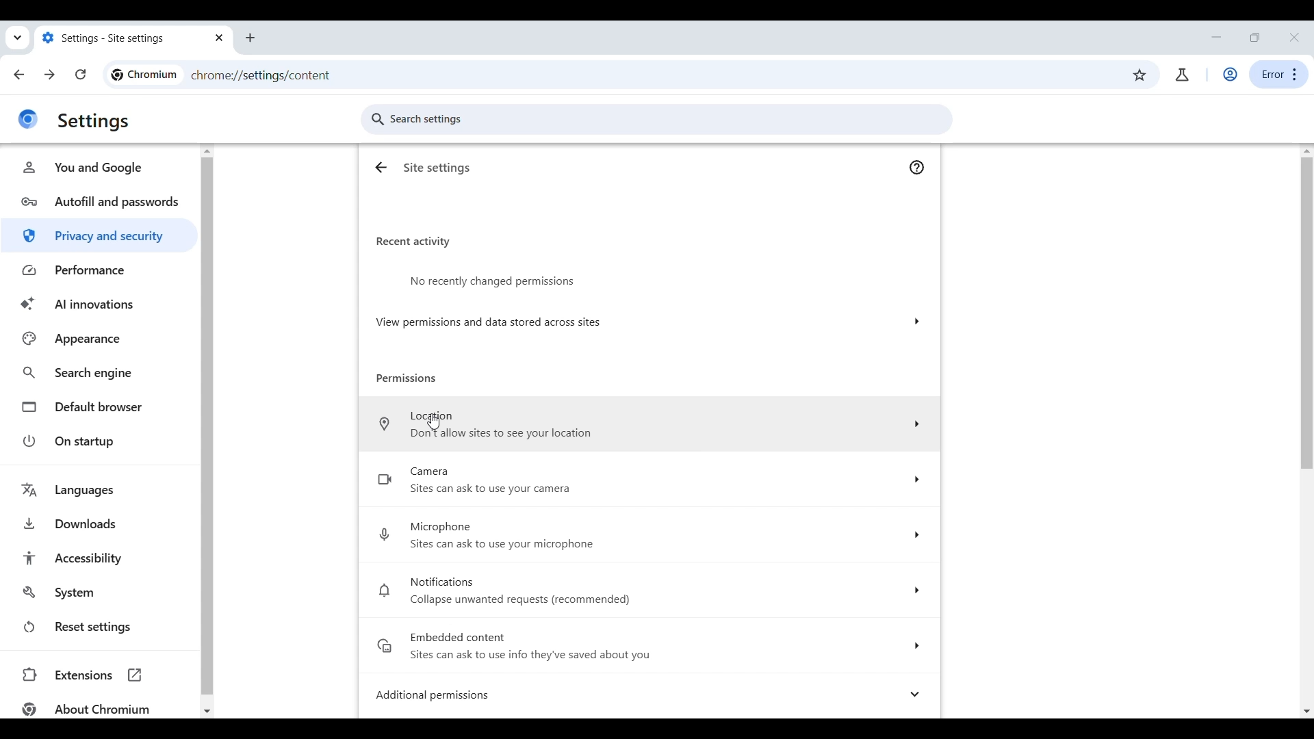 Image resolution: width=1314 pixels, height=739 pixels. Describe the element at coordinates (97, 490) in the screenshot. I see `Languages` at that location.